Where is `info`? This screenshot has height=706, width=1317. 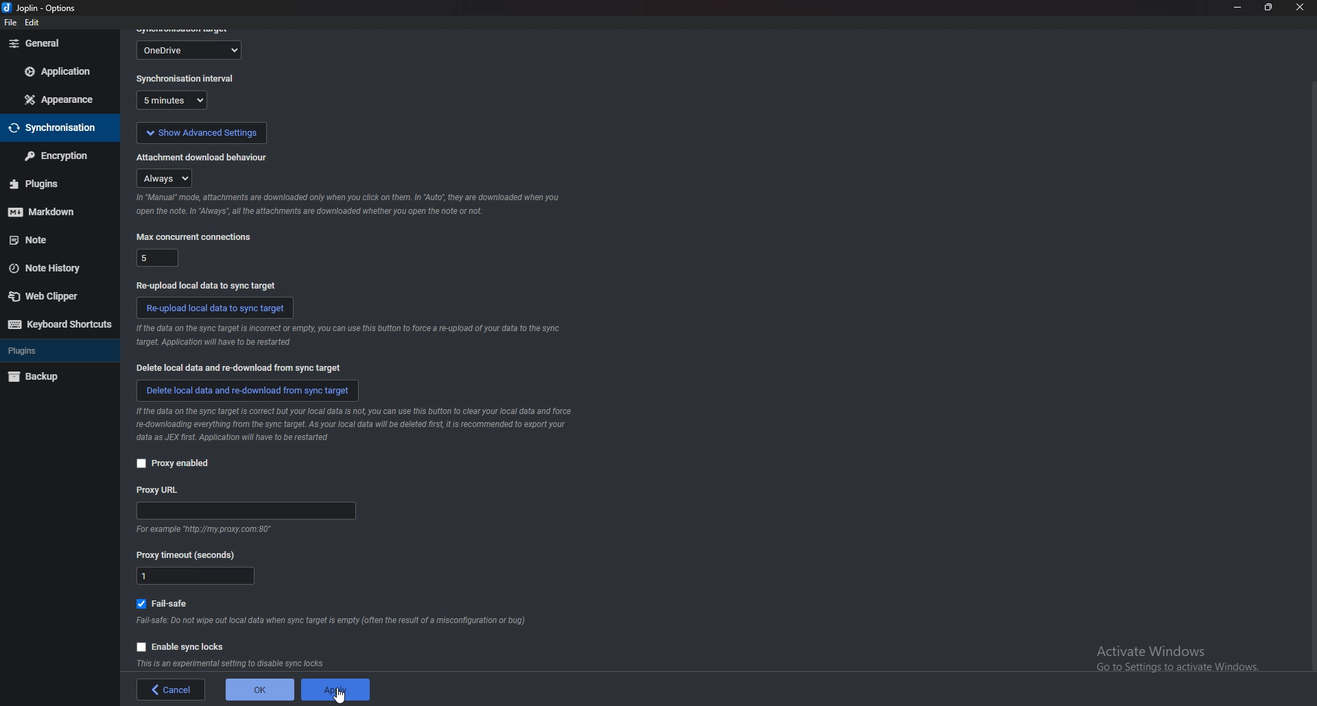 info is located at coordinates (333, 621).